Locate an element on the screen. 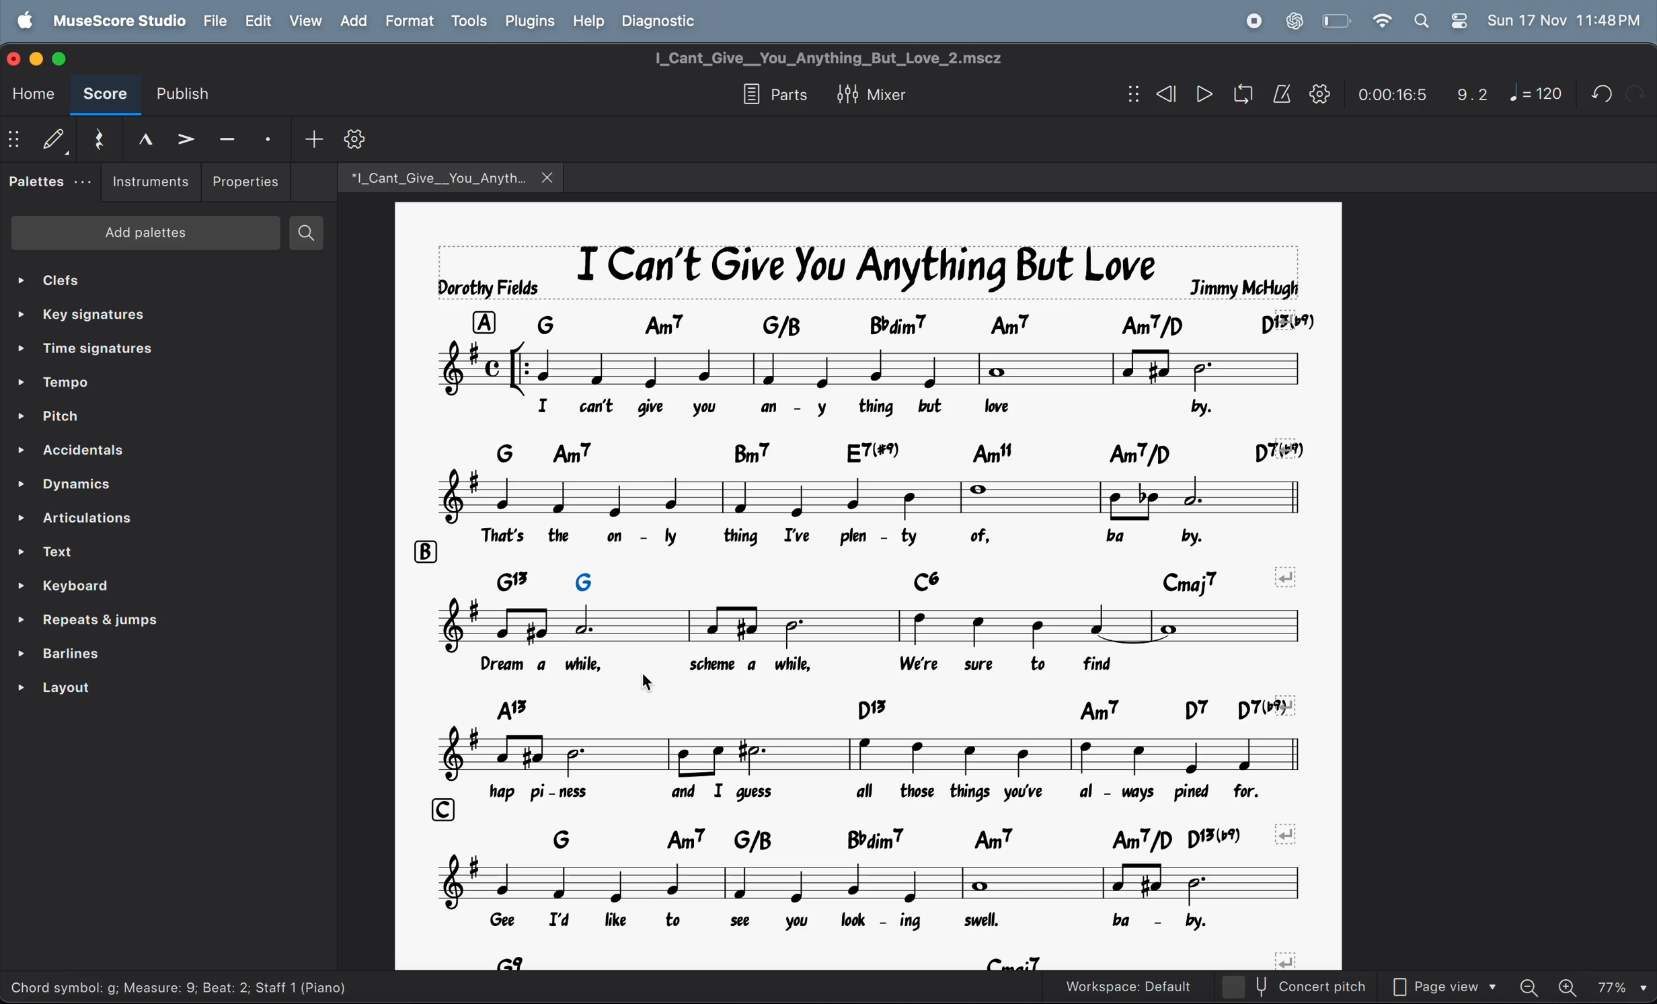 The image size is (1657, 1004). parts is located at coordinates (768, 95).